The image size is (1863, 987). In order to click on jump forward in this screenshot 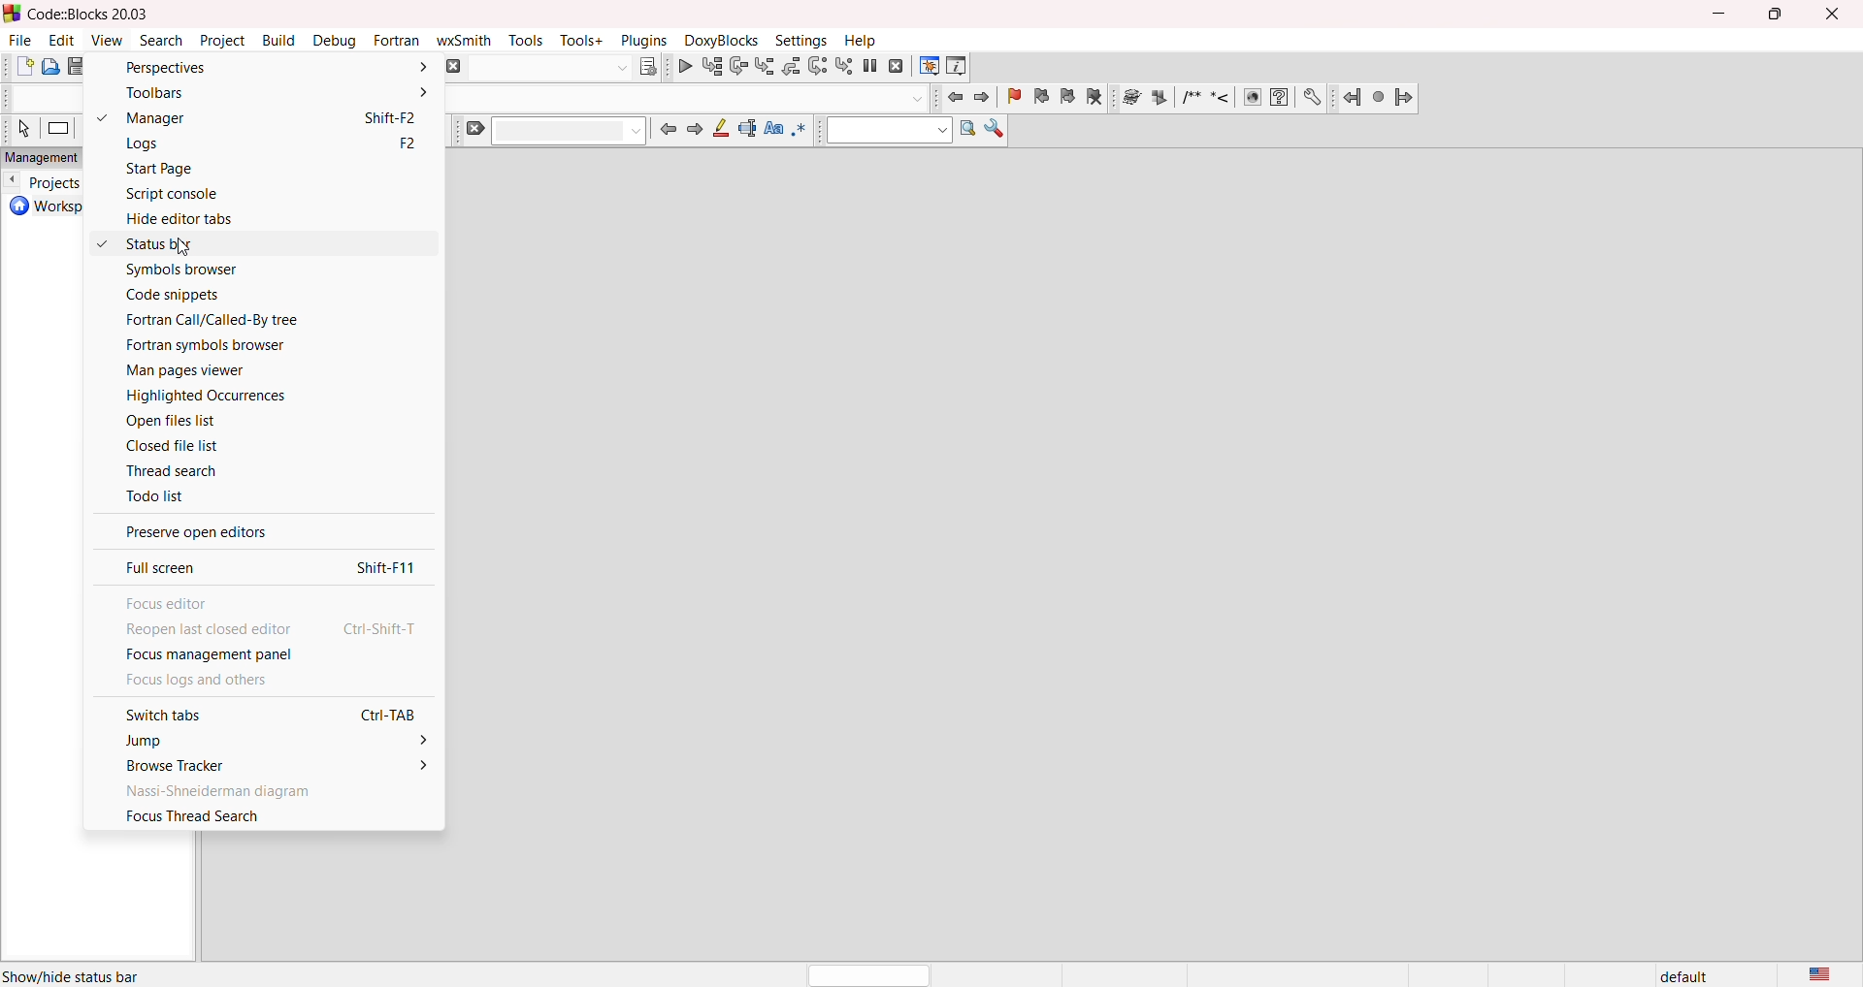, I will do `click(698, 132)`.